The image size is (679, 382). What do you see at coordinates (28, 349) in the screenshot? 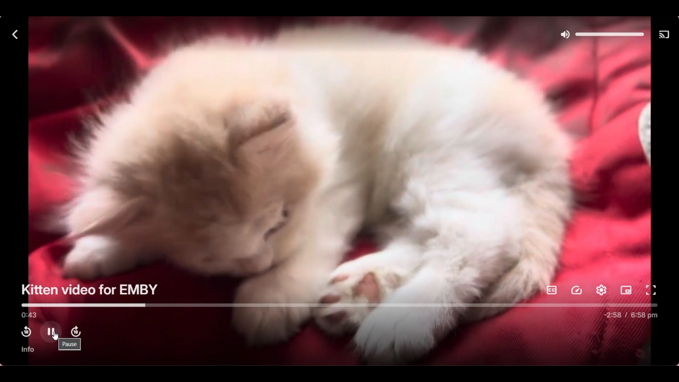
I see `info` at bounding box center [28, 349].